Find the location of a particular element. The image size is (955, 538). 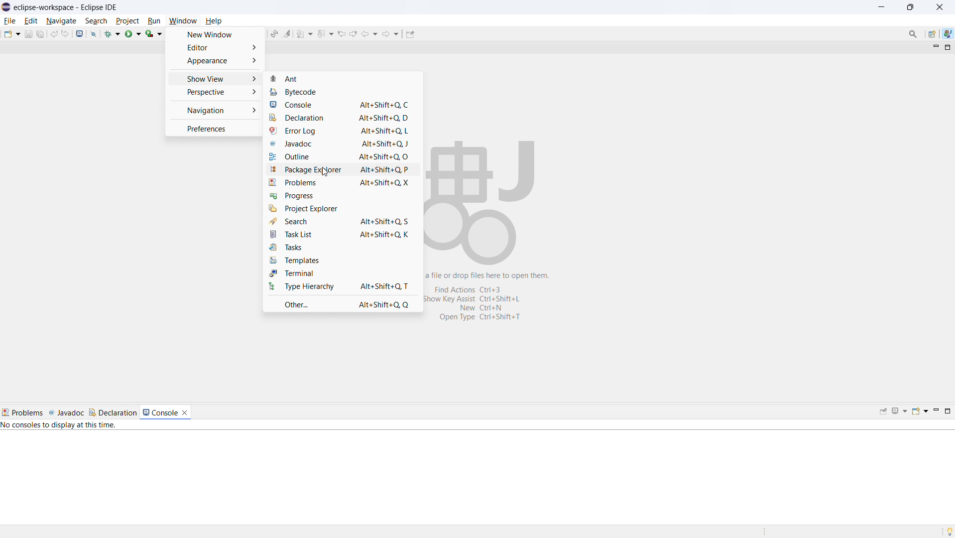

close is located at coordinates (940, 6).